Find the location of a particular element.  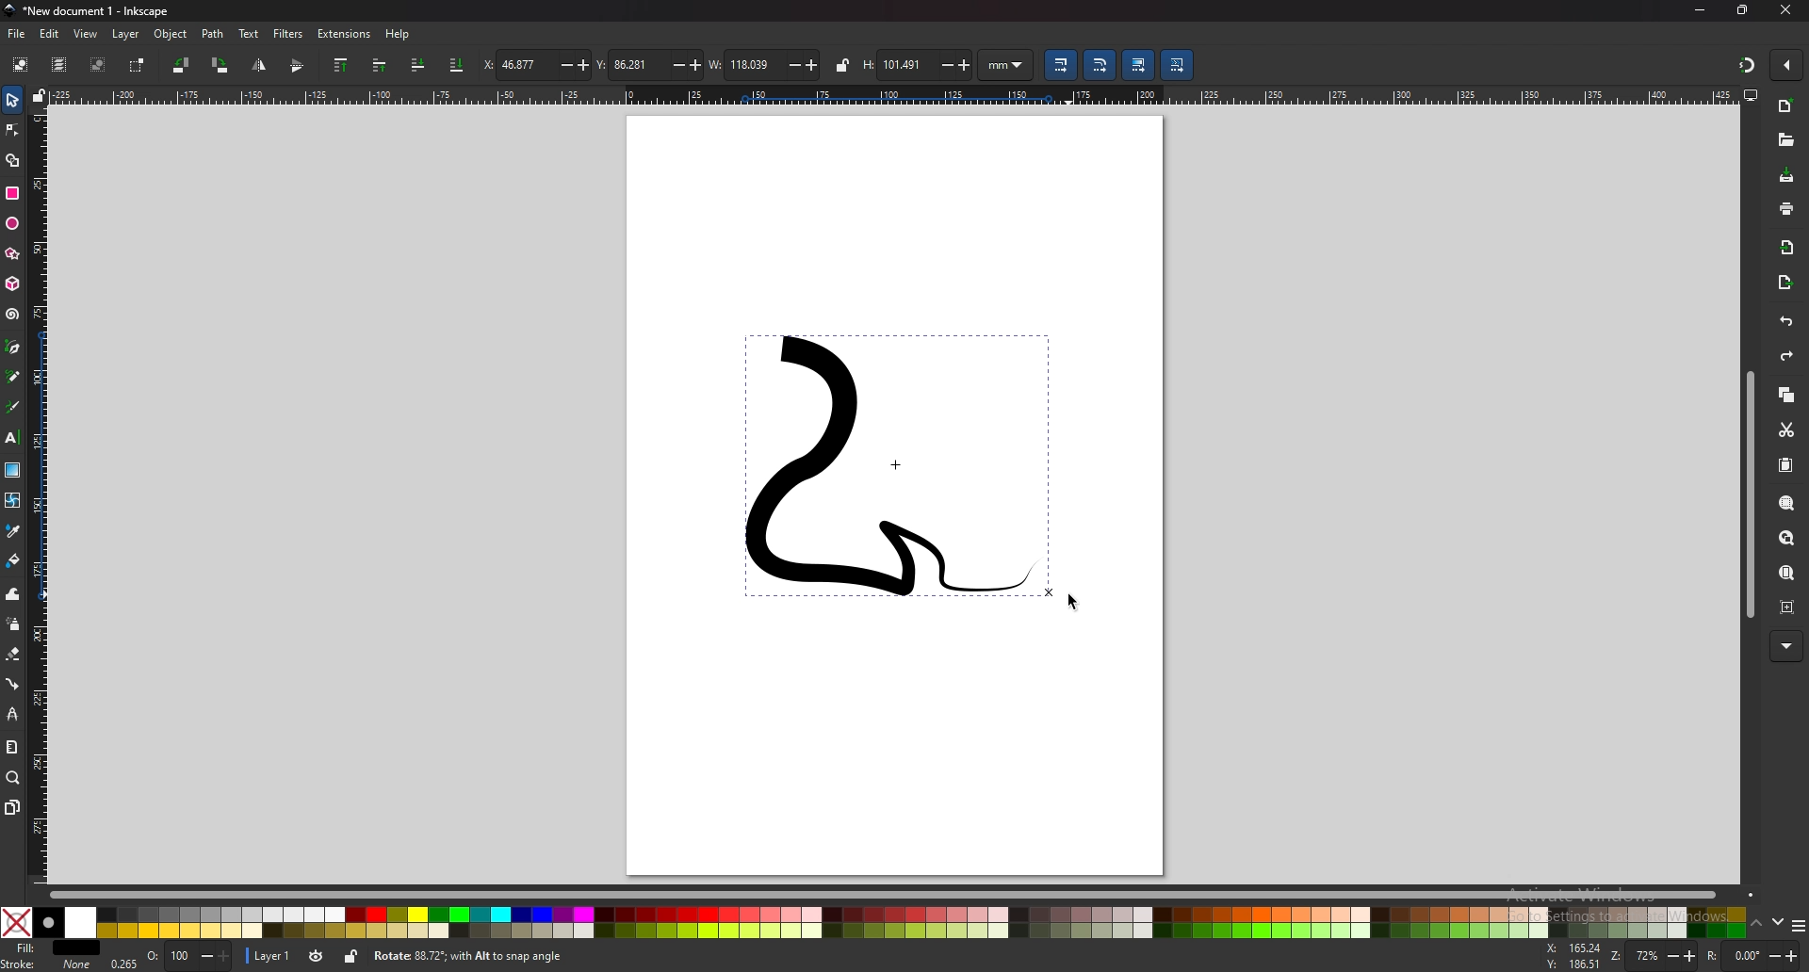

gradient is located at coordinates (13, 469).